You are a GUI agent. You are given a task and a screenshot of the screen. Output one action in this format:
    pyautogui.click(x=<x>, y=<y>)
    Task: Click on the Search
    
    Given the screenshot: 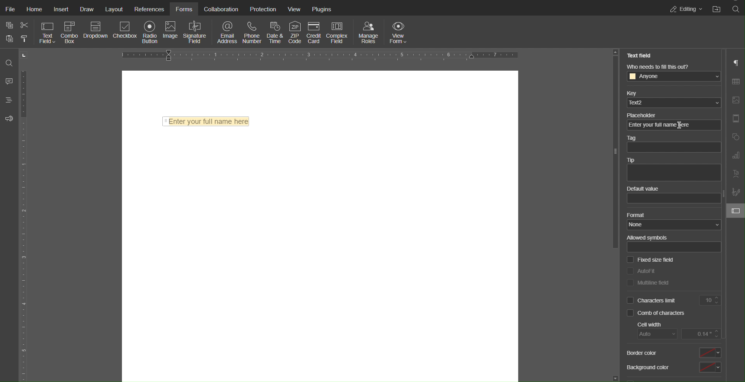 What is the action you would take?
    pyautogui.click(x=736, y=9)
    